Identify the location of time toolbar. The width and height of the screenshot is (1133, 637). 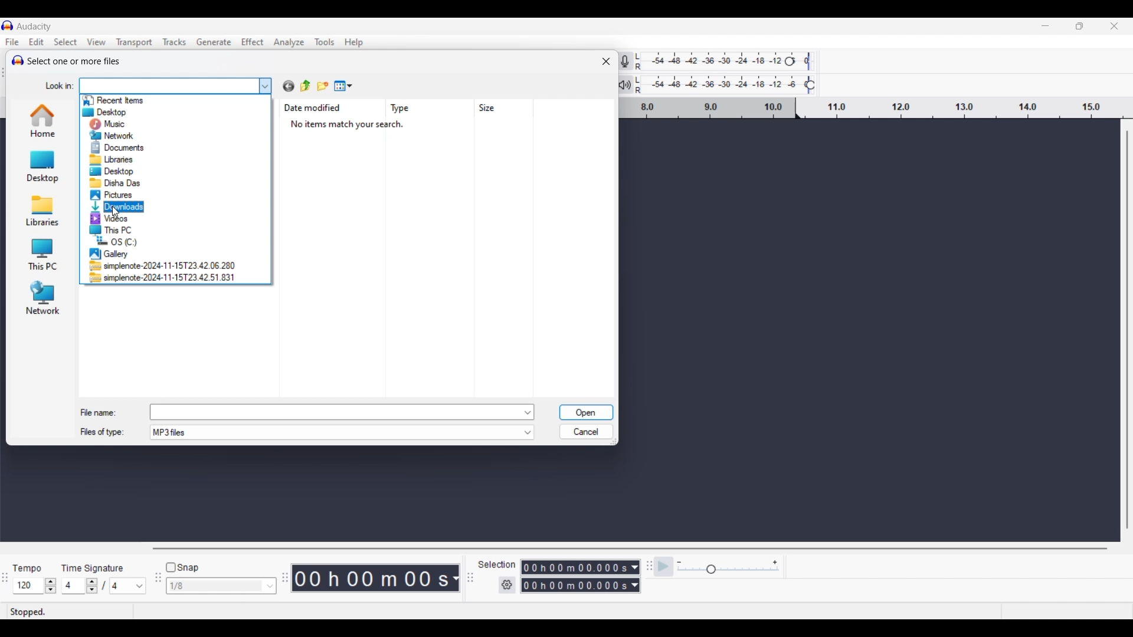
(286, 582).